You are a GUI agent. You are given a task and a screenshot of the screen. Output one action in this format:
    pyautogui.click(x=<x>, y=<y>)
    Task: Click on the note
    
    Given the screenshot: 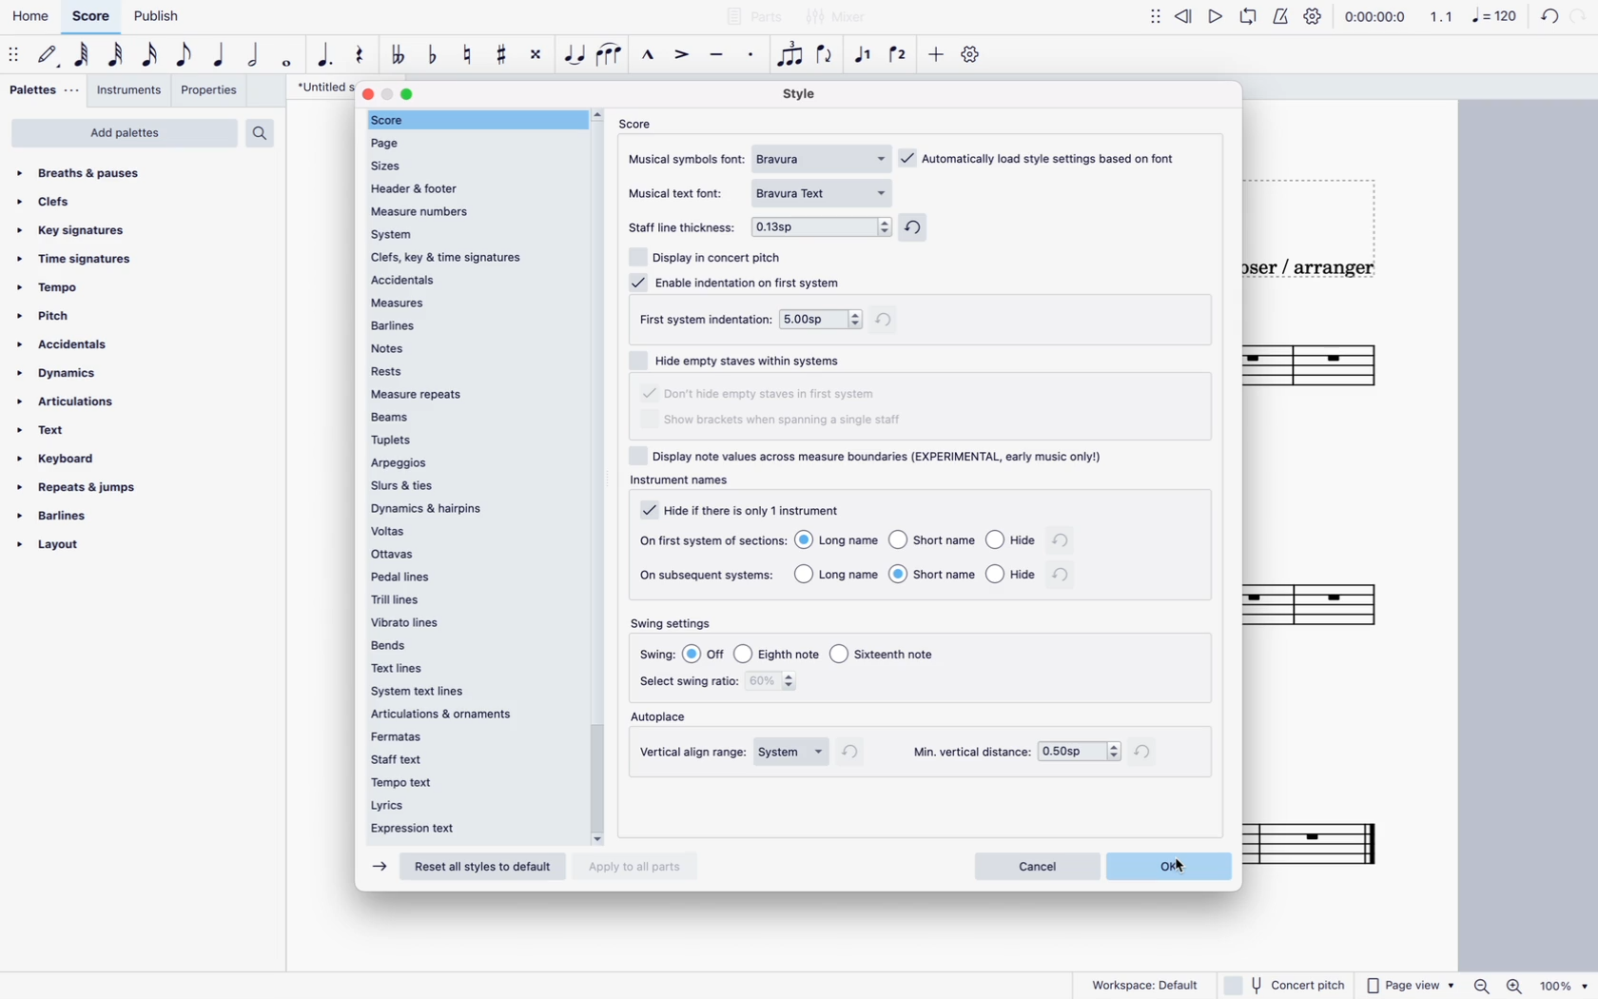 What is the action you would take?
    pyautogui.click(x=81, y=56)
    